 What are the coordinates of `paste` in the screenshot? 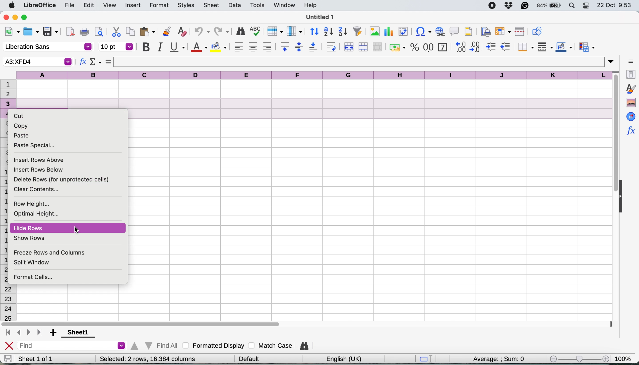 It's located at (22, 136).